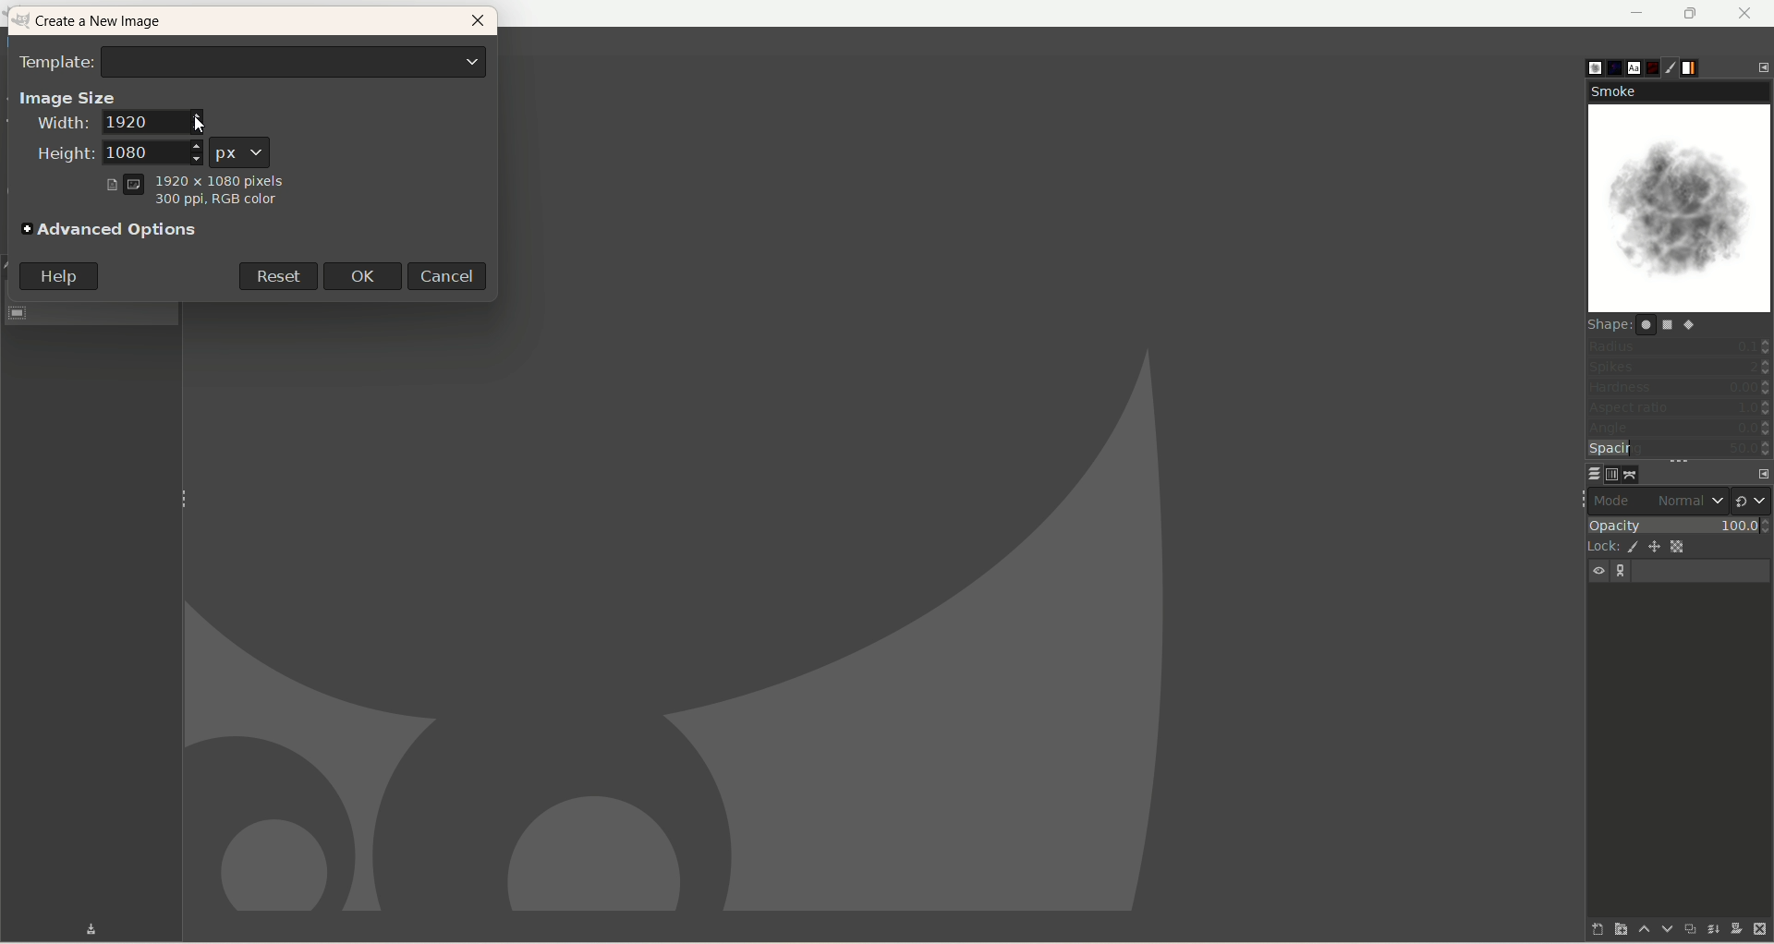 The width and height of the screenshot is (1774, 944). Describe the element at coordinates (23, 21) in the screenshot. I see `logo` at that location.